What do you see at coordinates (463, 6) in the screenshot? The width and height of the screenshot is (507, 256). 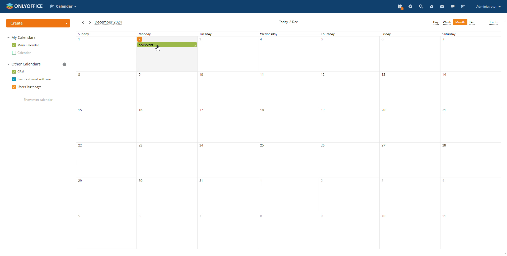 I see `calendar` at bounding box center [463, 6].